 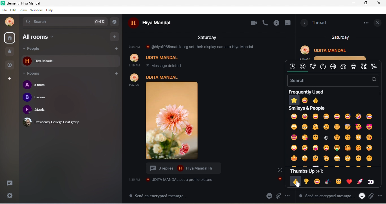 What do you see at coordinates (115, 49) in the screenshot?
I see `add` at bounding box center [115, 49].